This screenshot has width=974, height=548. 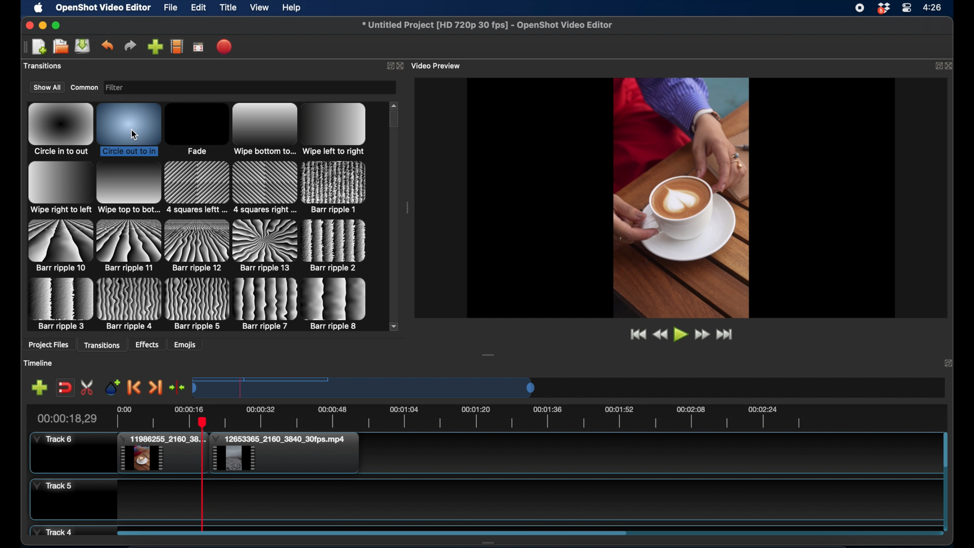 What do you see at coordinates (934, 7) in the screenshot?
I see `time` at bounding box center [934, 7].